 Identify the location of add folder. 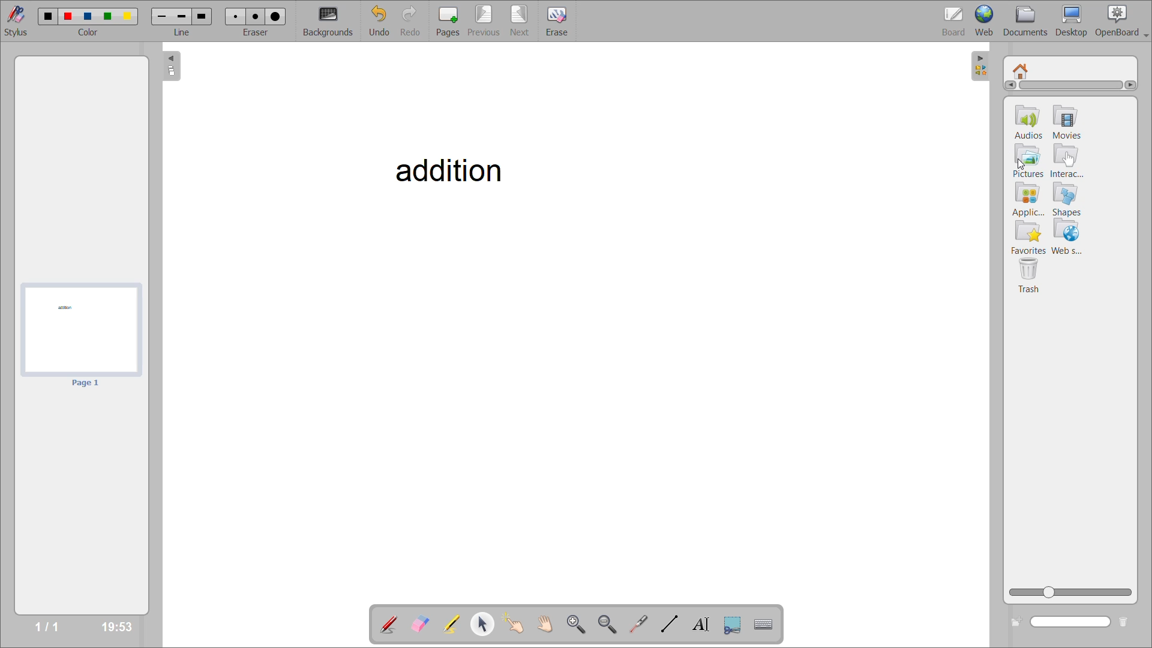
(1013, 623).